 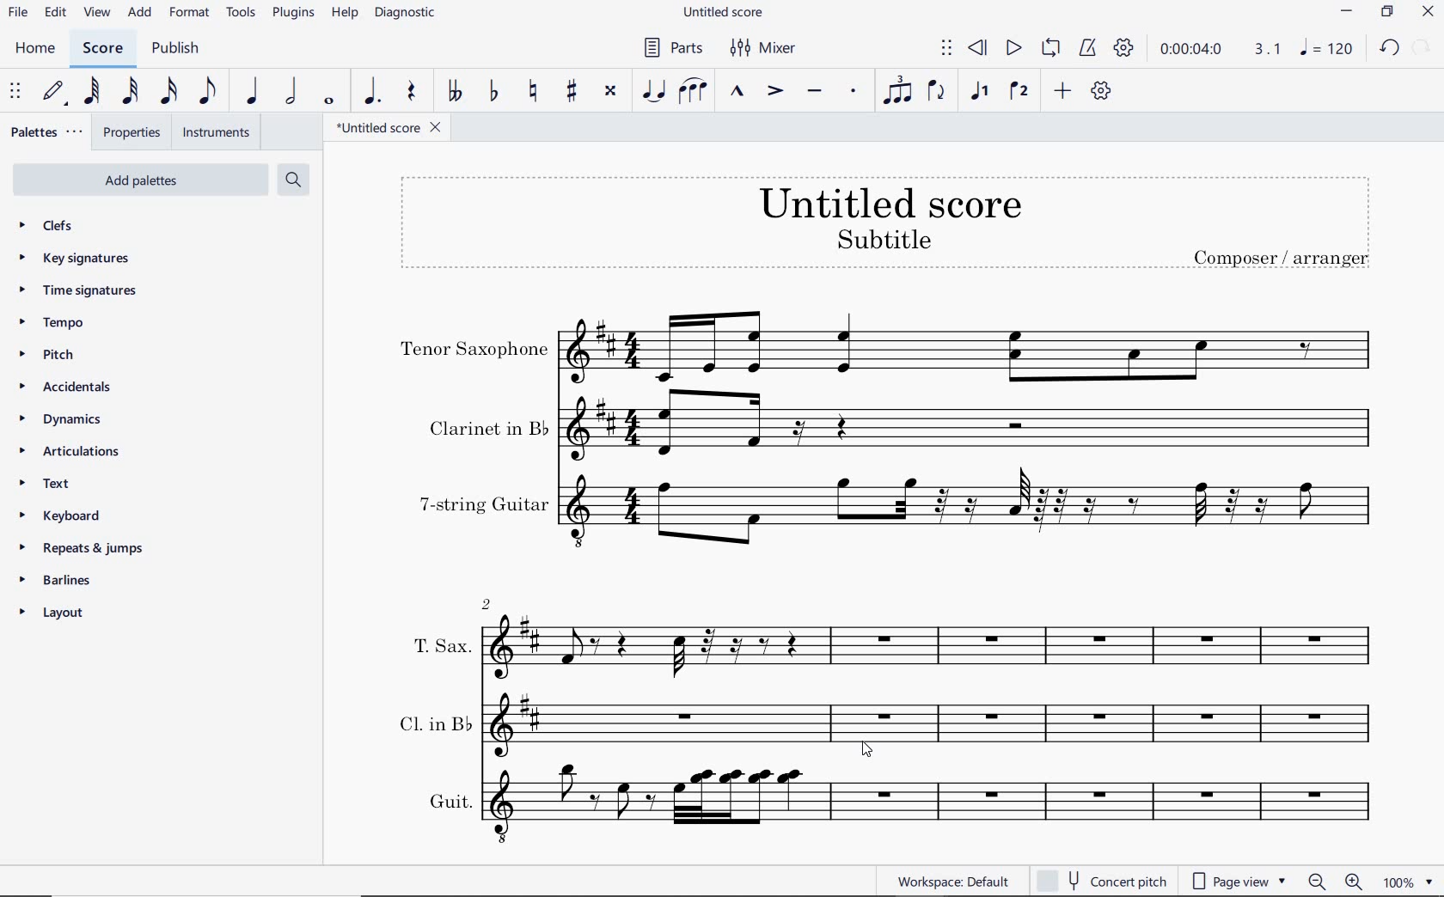 What do you see at coordinates (1346, 12) in the screenshot?
I see `MINIMIZE` at bounding box center [1346, 12].